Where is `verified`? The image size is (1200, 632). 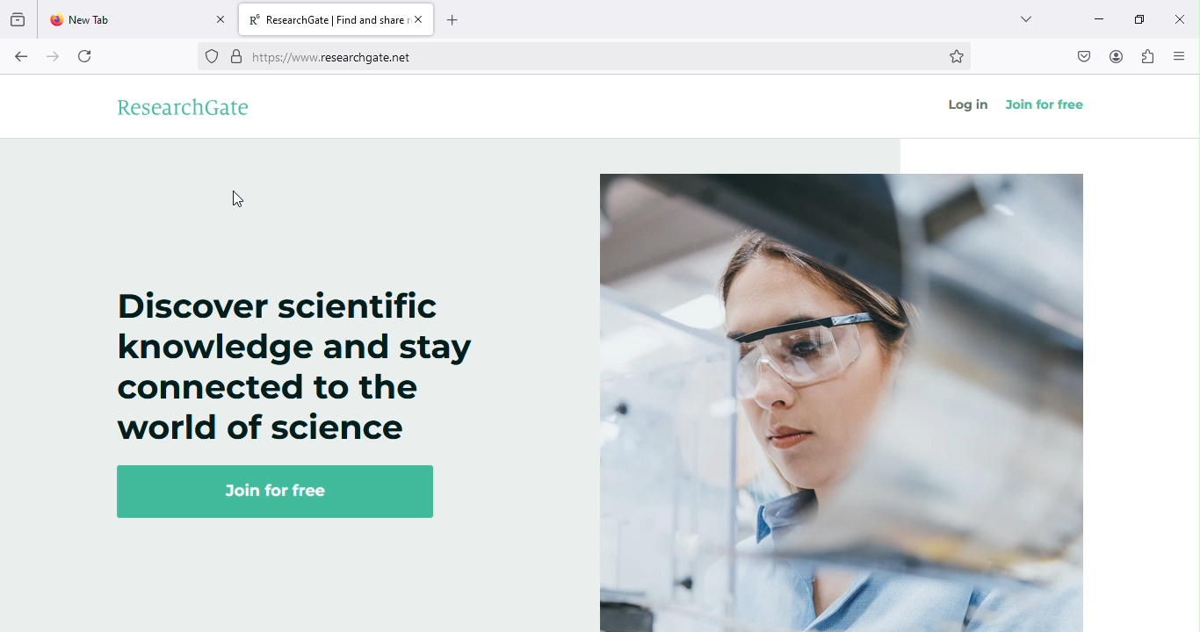
verified is located at coordinates (238, 56).